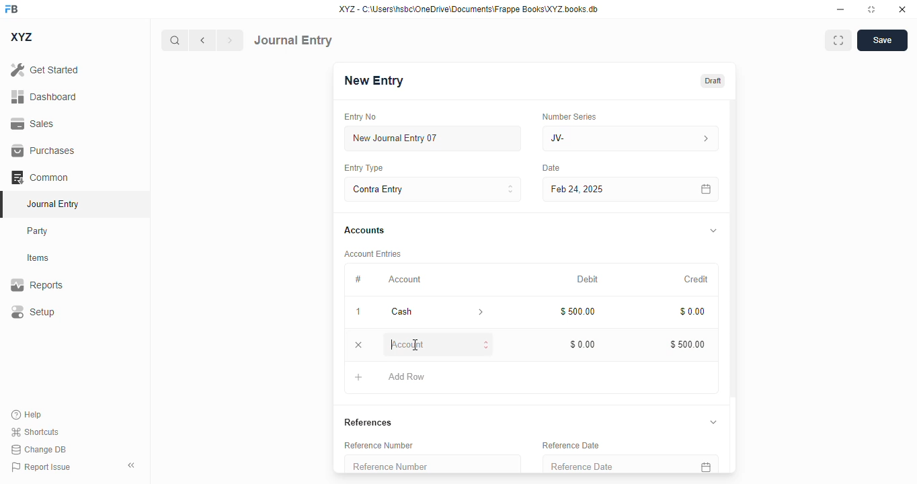 The image size is (917, 484). Describe the element at coordinates (368, 422) in the screenshot. I see `references` at that location.